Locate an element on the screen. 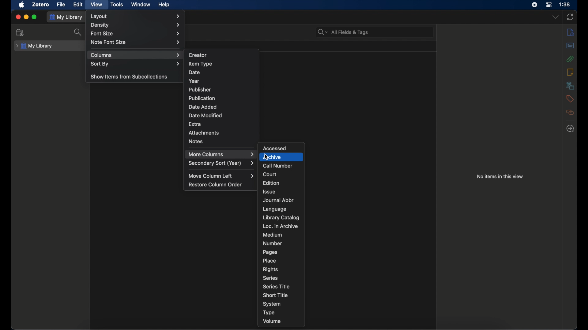 Image resolution: width=588 pixels, height=330 pixels. archive is located at coordinates (281, 157).